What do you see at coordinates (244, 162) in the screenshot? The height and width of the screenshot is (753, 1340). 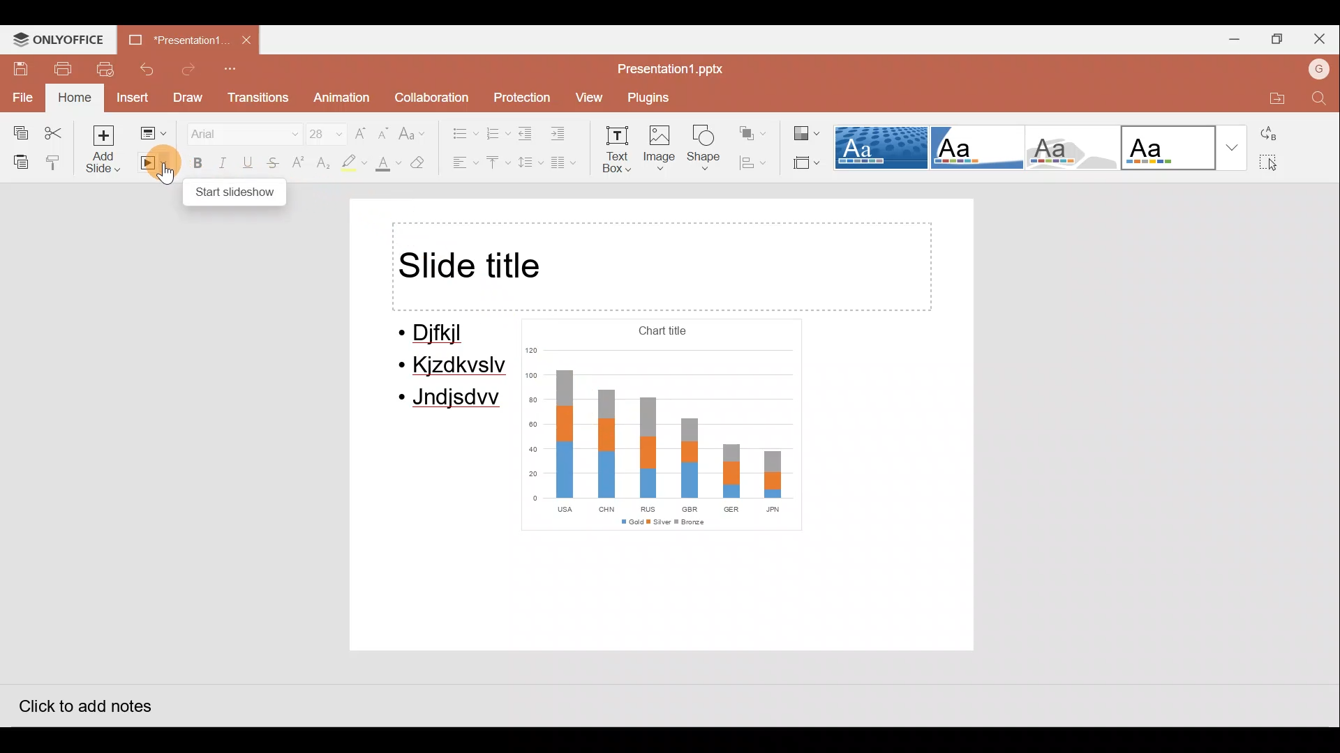 I see `Underline` at bounding box center [244, 162].